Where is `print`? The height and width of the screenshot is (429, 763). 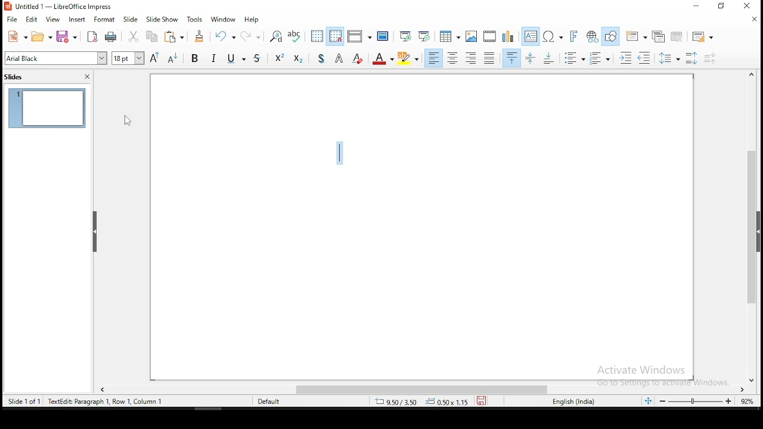
print is located at coordinates (111, 38).